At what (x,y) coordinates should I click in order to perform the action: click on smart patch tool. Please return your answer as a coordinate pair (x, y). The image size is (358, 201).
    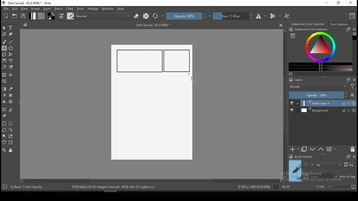
    Looking at the image, I should click on (11, 95).